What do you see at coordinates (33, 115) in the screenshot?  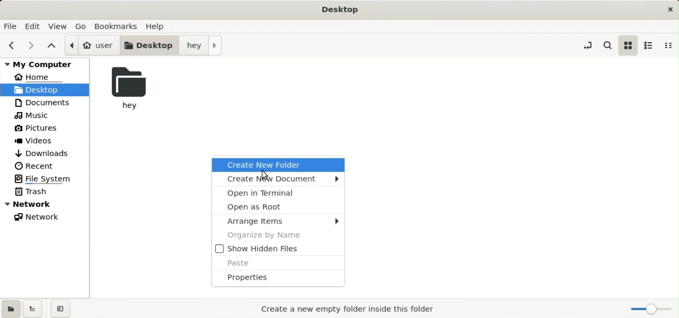 I see `music` at bounding box center [33, 115].